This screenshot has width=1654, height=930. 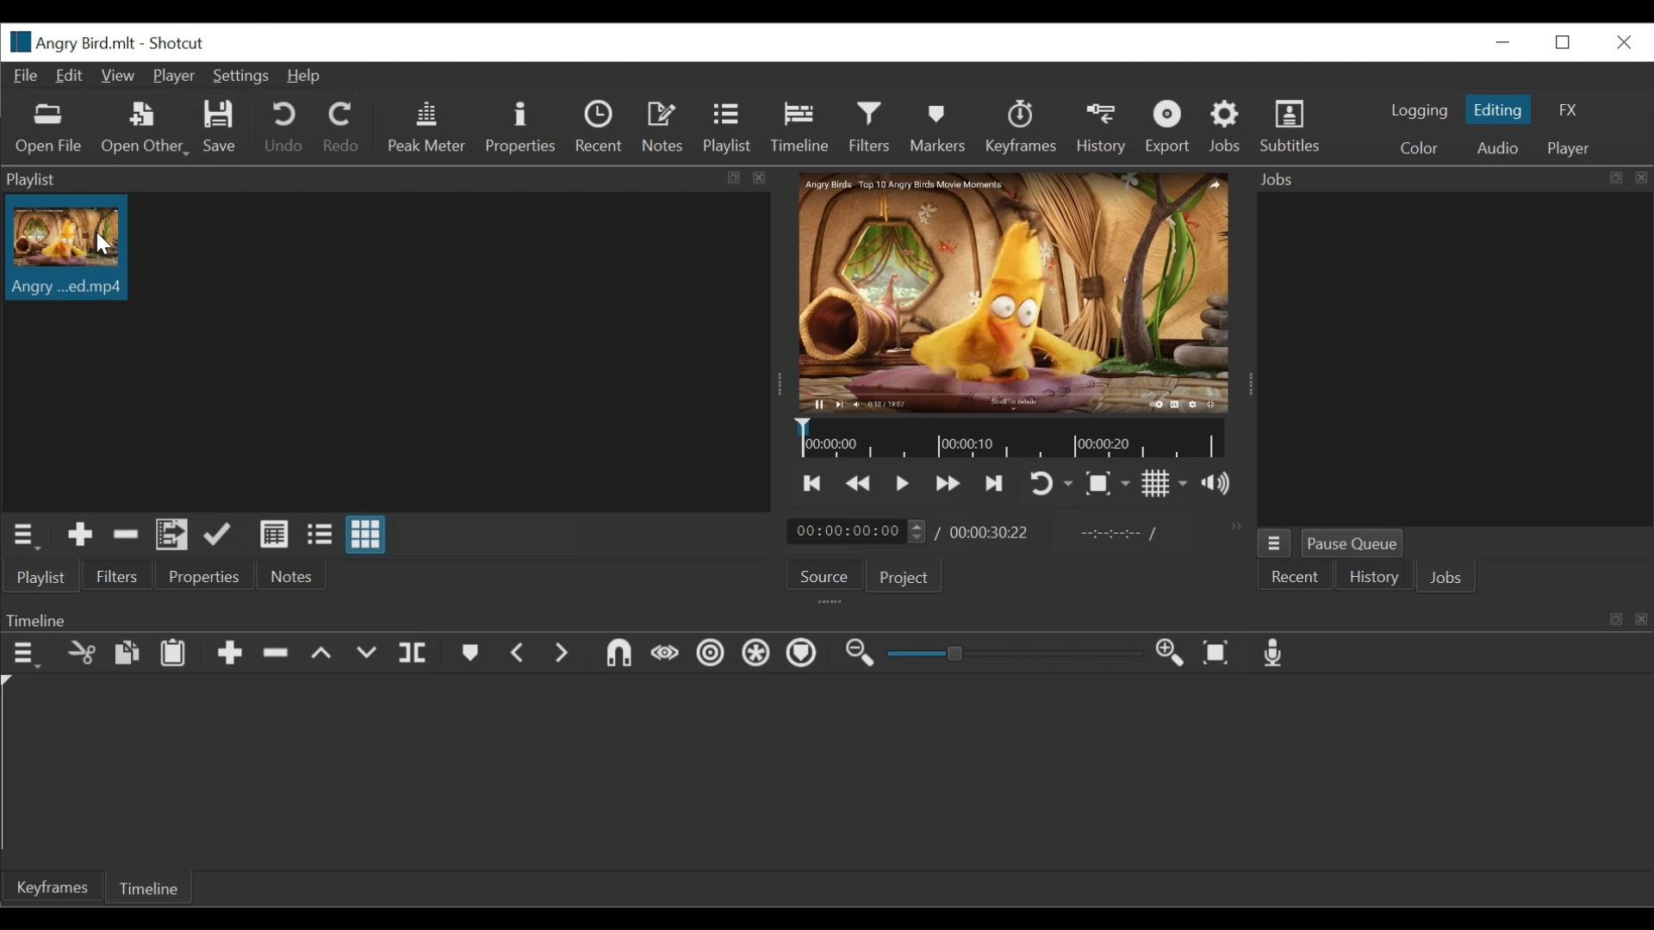 I want to click on Close, so click(x=1622, y=42).